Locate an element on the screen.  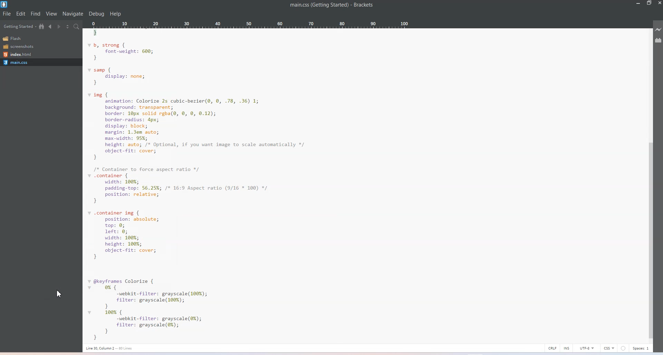
Navigate is located at coordinates (74, 14).